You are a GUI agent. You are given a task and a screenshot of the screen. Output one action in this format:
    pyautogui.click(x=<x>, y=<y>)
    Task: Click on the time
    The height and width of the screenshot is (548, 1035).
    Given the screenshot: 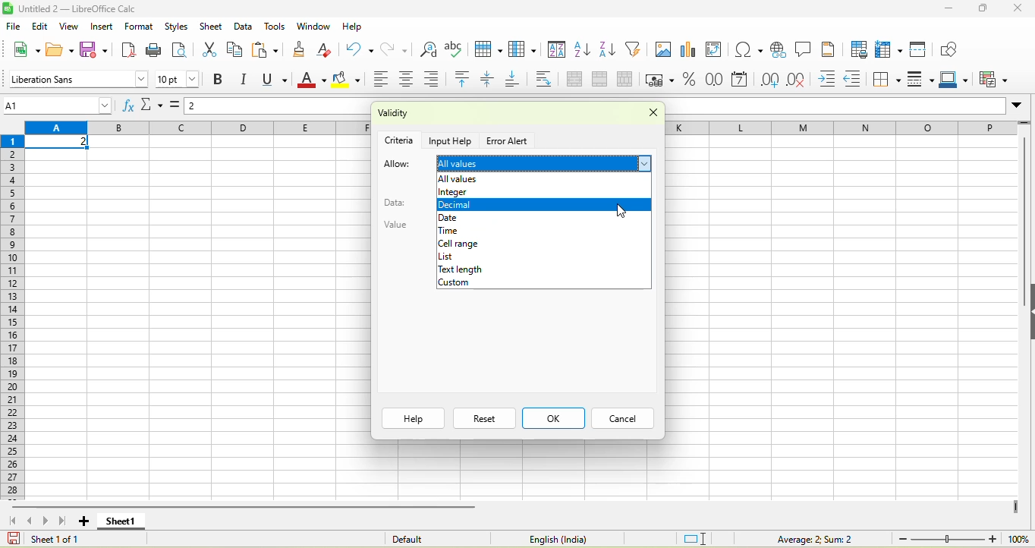 What is the action you would take?
    pyautogui.click(x=543, y=231)
    